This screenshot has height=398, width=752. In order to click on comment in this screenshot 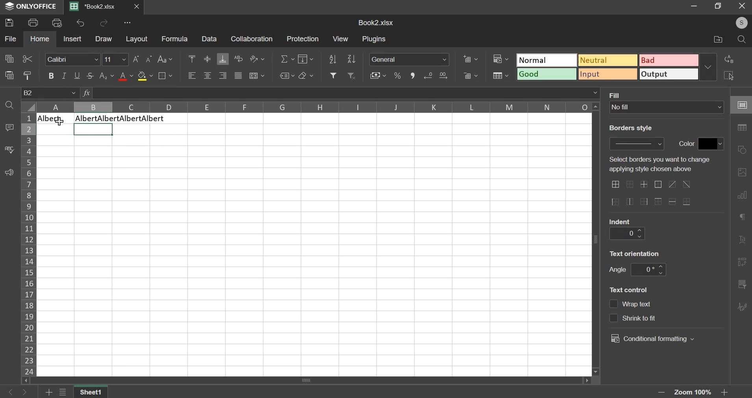, I will do `click(11, 127)`.